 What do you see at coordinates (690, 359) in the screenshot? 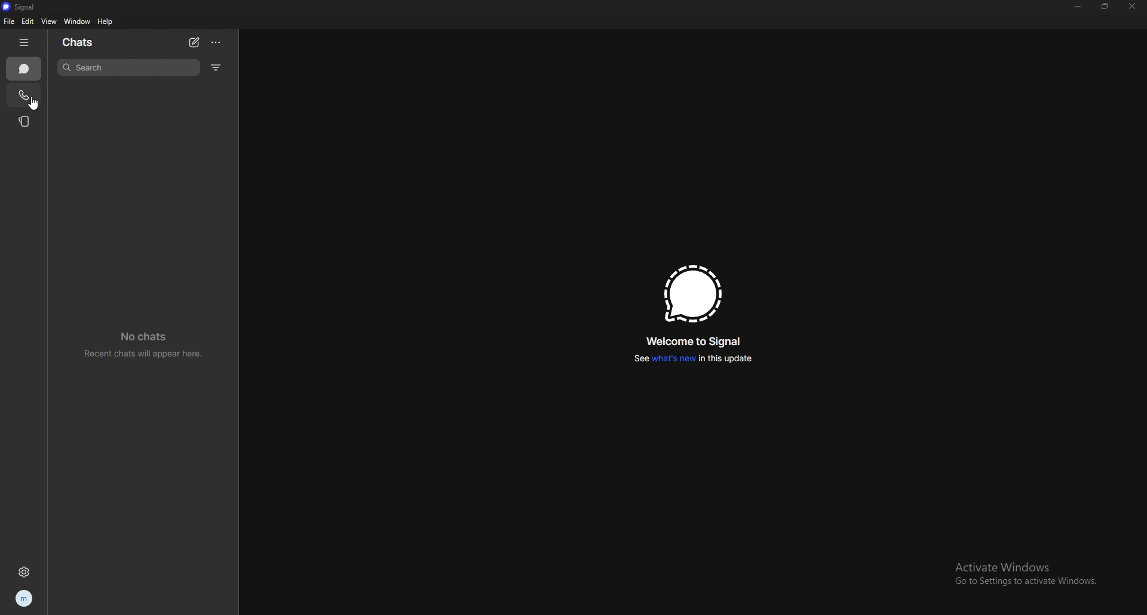
I see `see whats new in this updater` at bounding box center [690, 359].